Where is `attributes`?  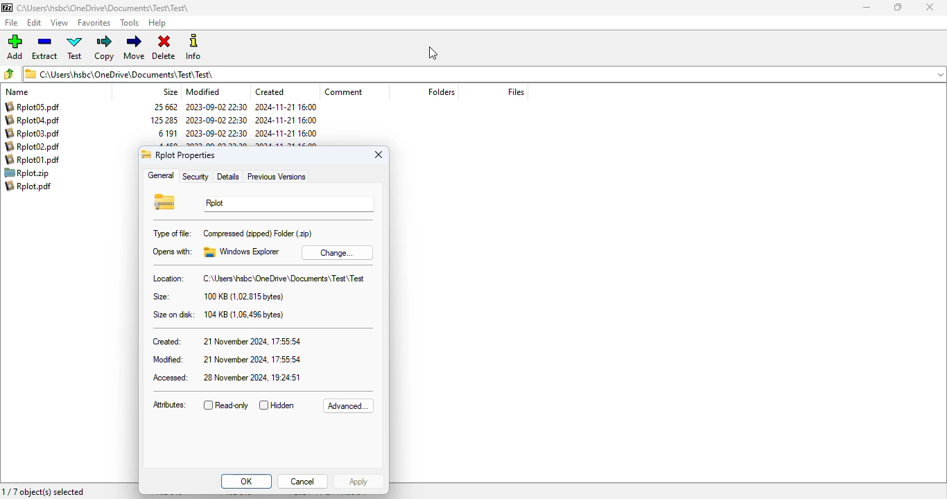 attributes is located at coordinates (170, 405).